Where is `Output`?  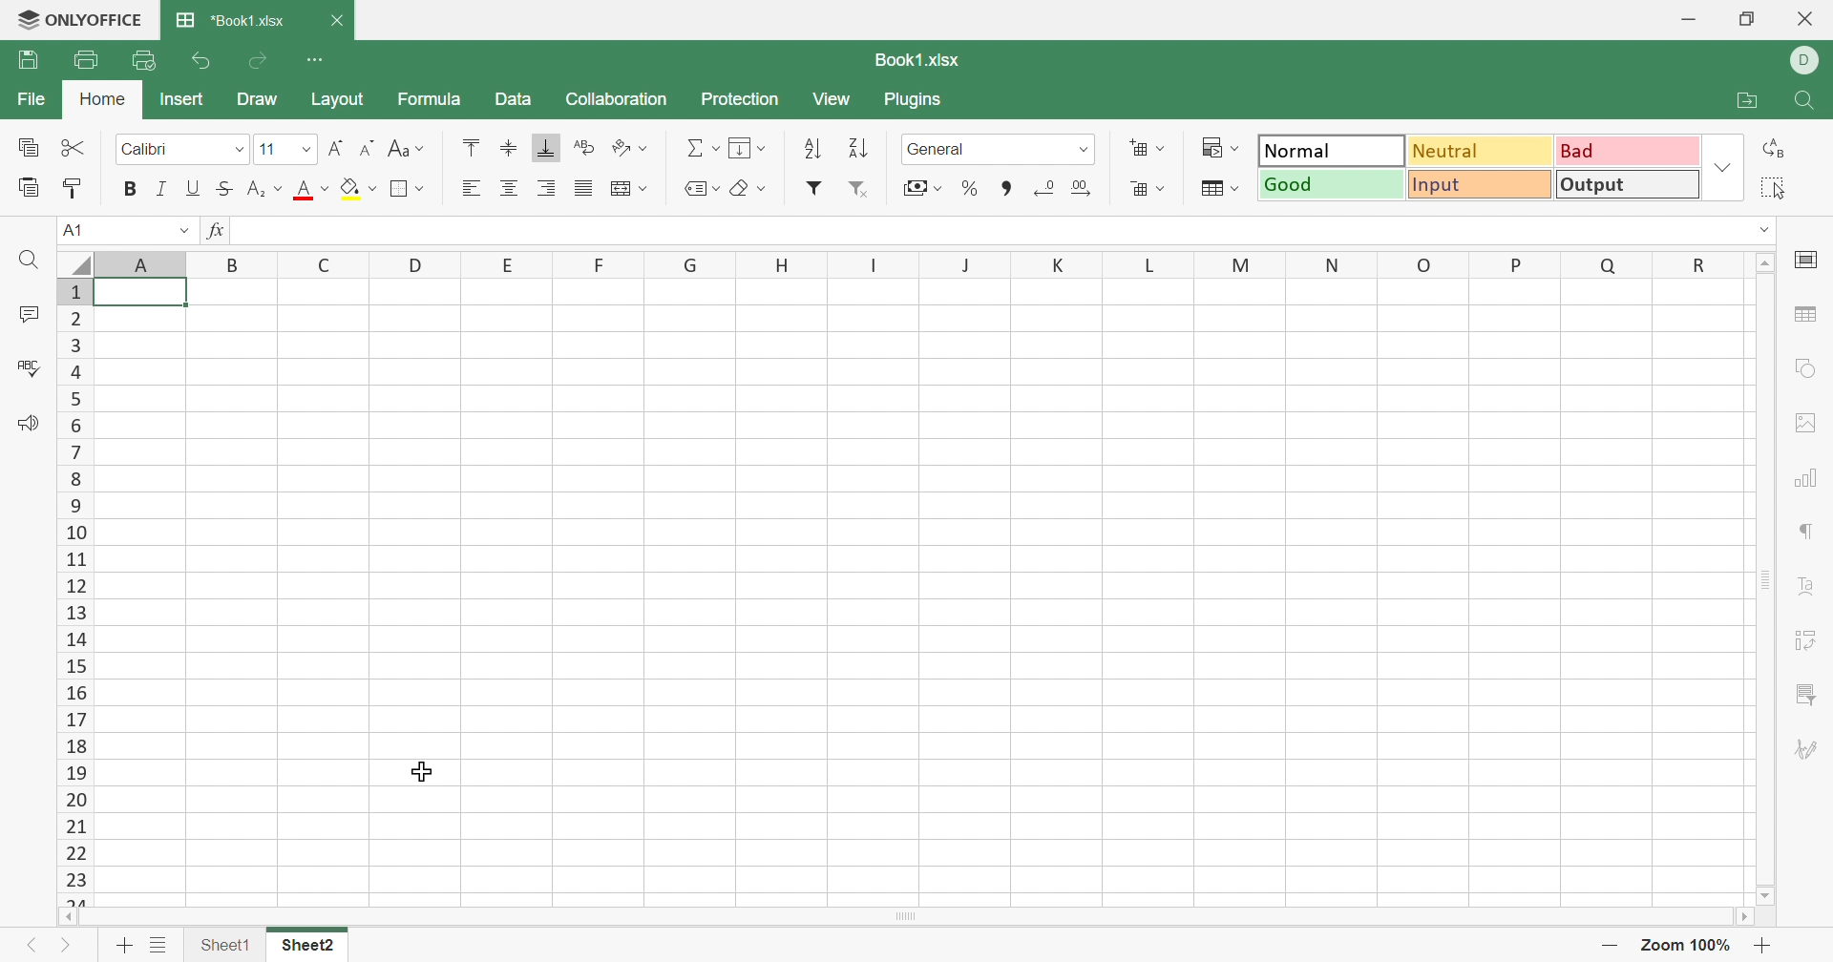
Output is located at coordinates (1624, 183).